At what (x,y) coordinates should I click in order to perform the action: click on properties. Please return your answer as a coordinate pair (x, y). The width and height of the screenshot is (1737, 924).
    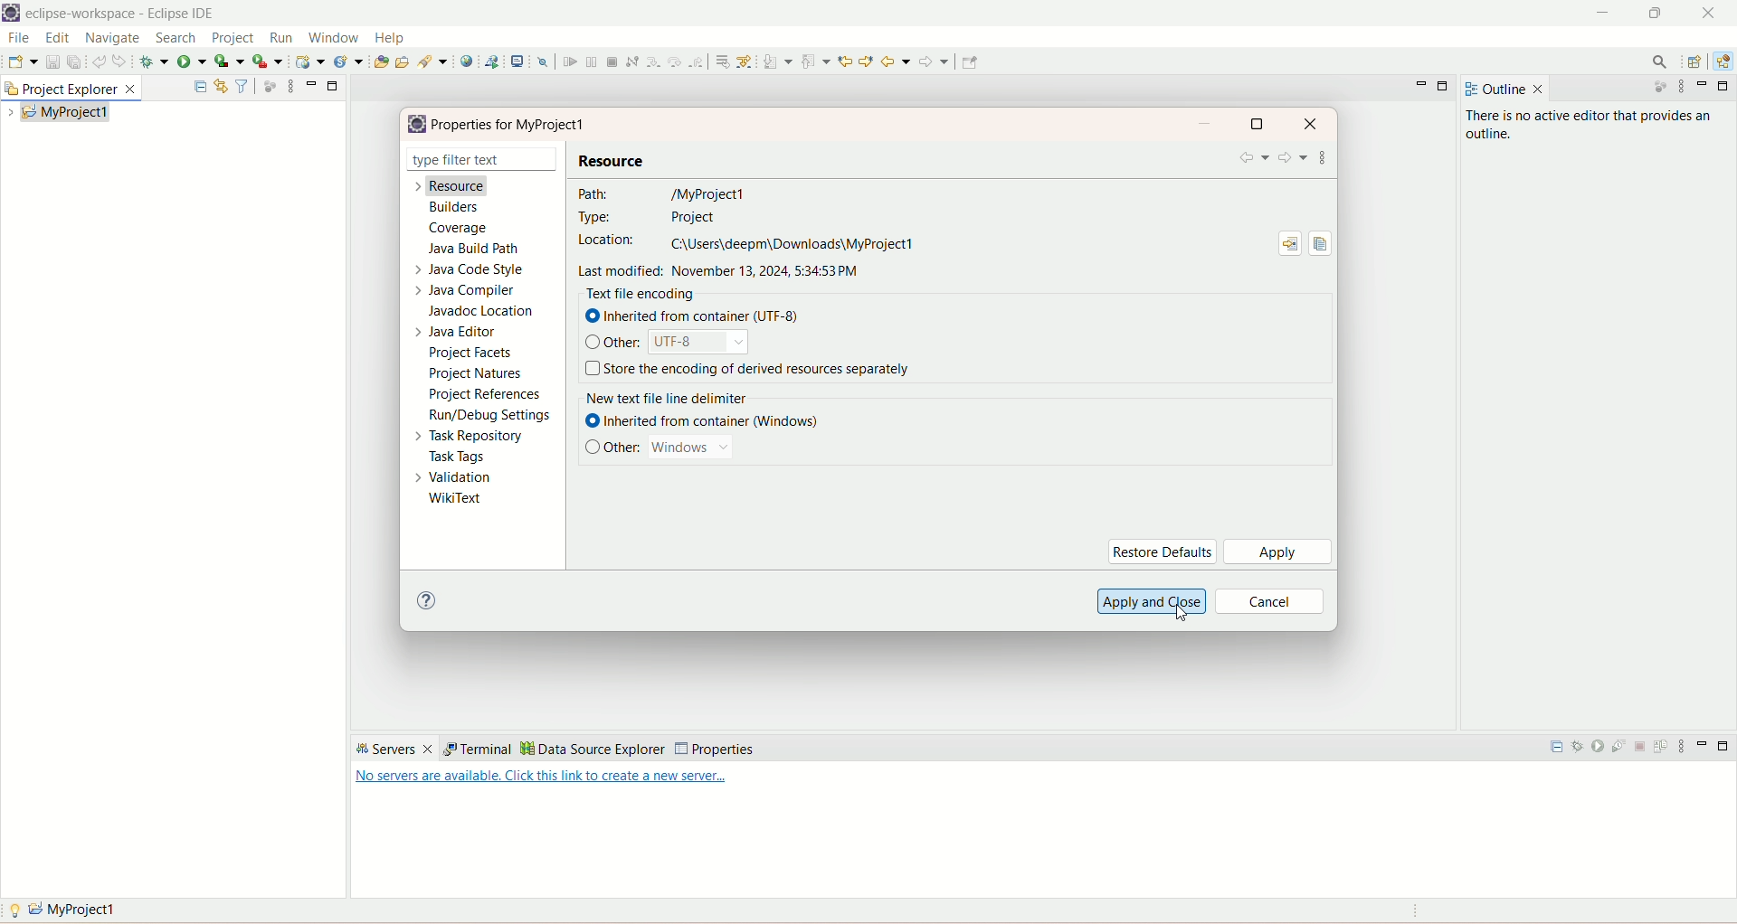
    Looking at the image, I should click on (714, 749).